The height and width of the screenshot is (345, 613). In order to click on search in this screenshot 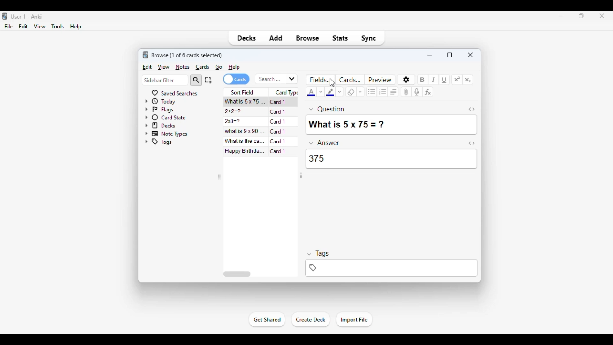, I will do `click(196, 80)`.